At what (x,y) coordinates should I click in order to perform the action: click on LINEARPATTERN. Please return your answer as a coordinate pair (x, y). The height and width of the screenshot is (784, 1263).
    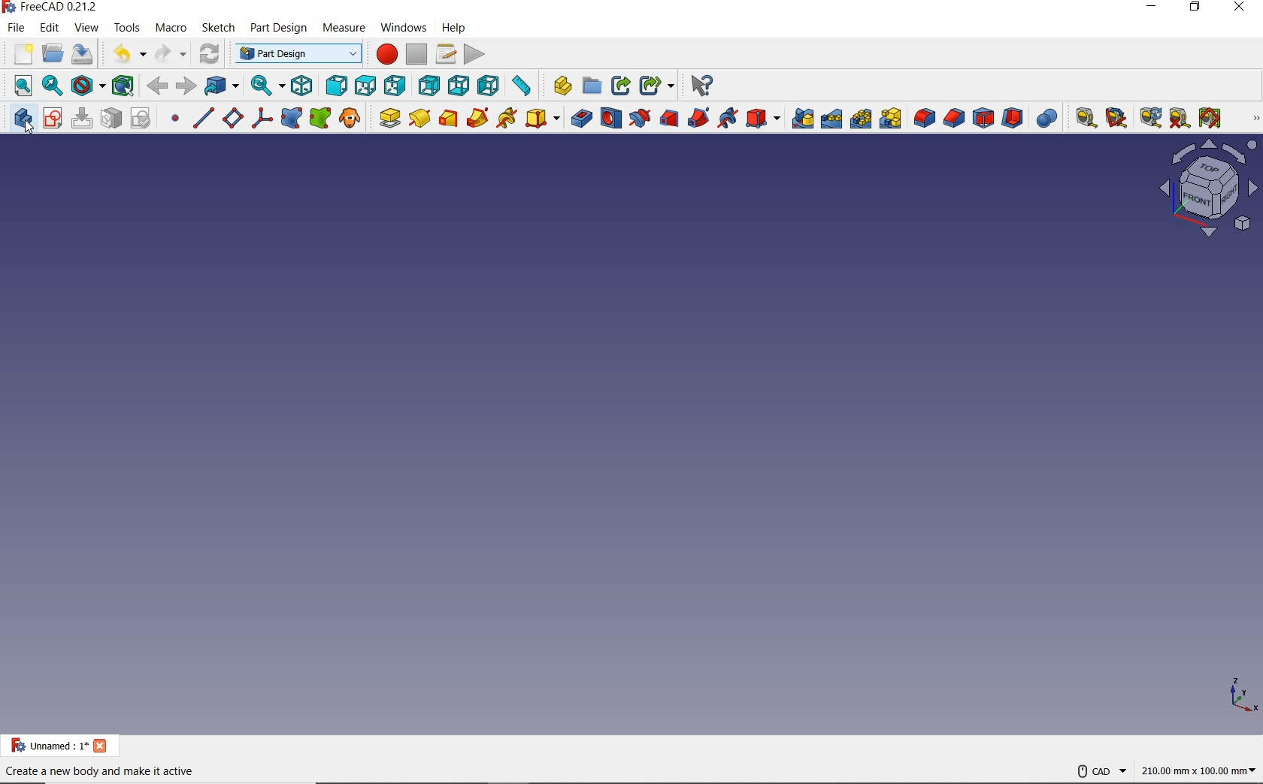
    Looking at the image, I should click on (831, 117).